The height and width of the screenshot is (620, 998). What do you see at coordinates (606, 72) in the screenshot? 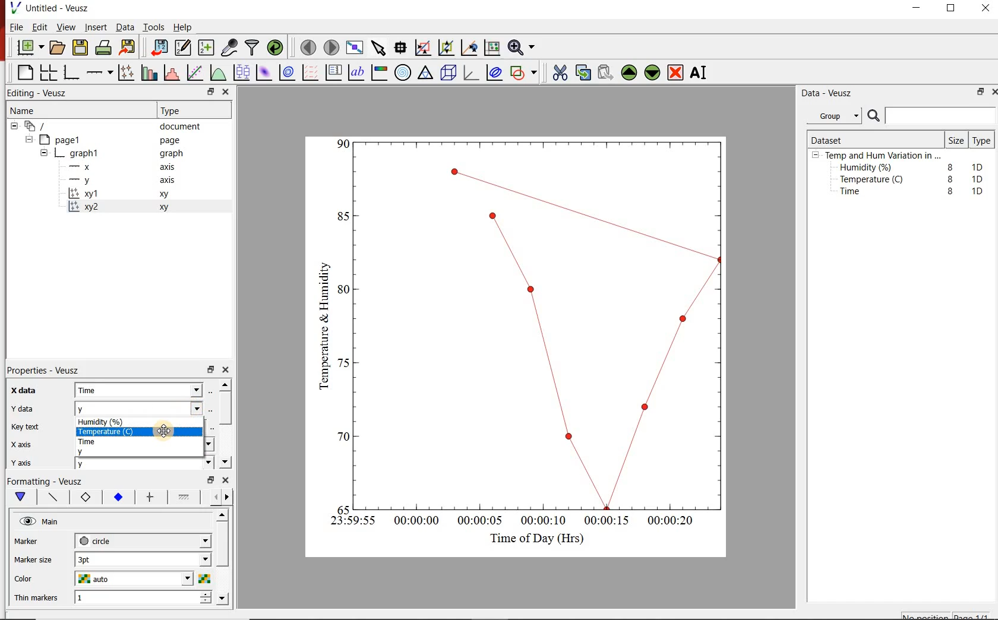
I see `Paste widget from the clipboard` at bounding box center [606, 72].